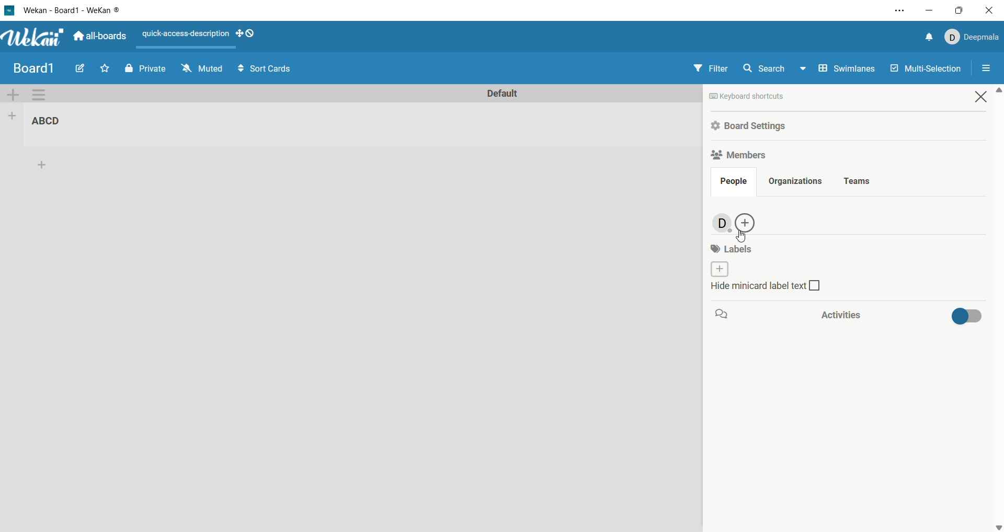 Image resolution: width=1004 pixels, height=532 pixels. I want to click on open/close sidebar, so click(987, 69).